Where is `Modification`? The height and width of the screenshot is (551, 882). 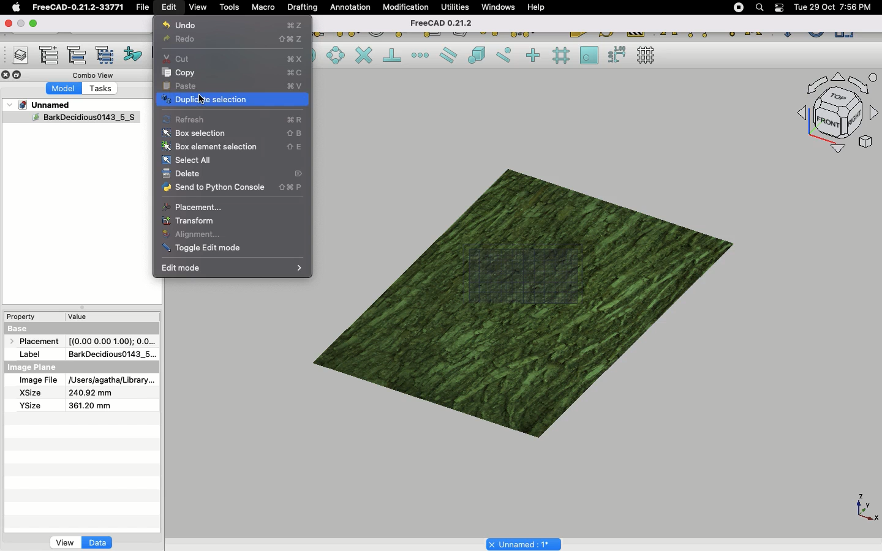
Modification is located at coordinates (409, 9).